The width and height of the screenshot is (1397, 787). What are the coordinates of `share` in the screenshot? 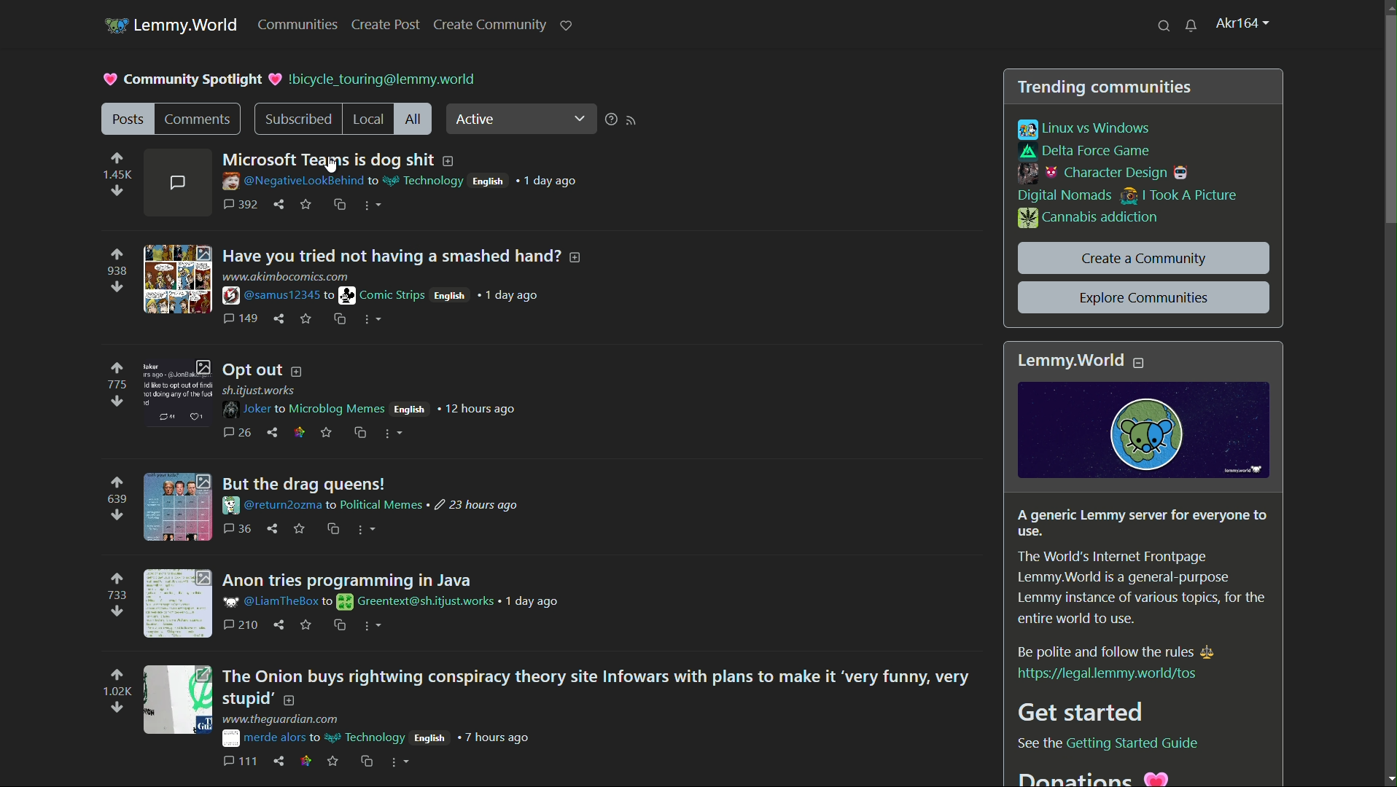 It's located at (279, 624).